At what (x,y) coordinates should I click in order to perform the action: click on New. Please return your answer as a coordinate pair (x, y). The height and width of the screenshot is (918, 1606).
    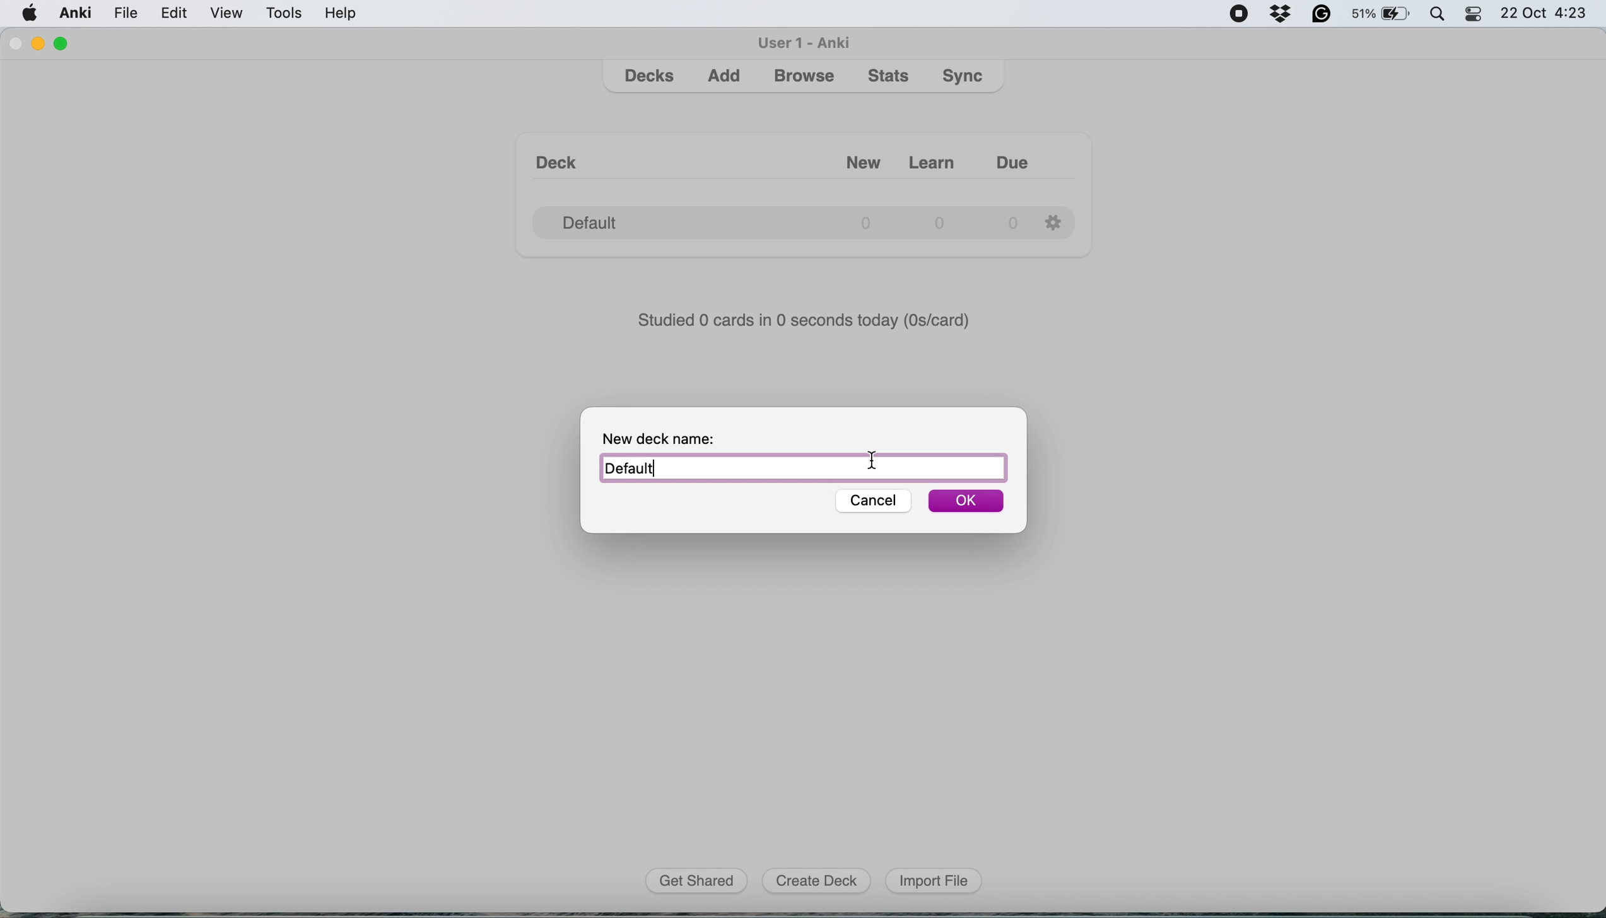
    Looking at the image, I should click on (848, 157).